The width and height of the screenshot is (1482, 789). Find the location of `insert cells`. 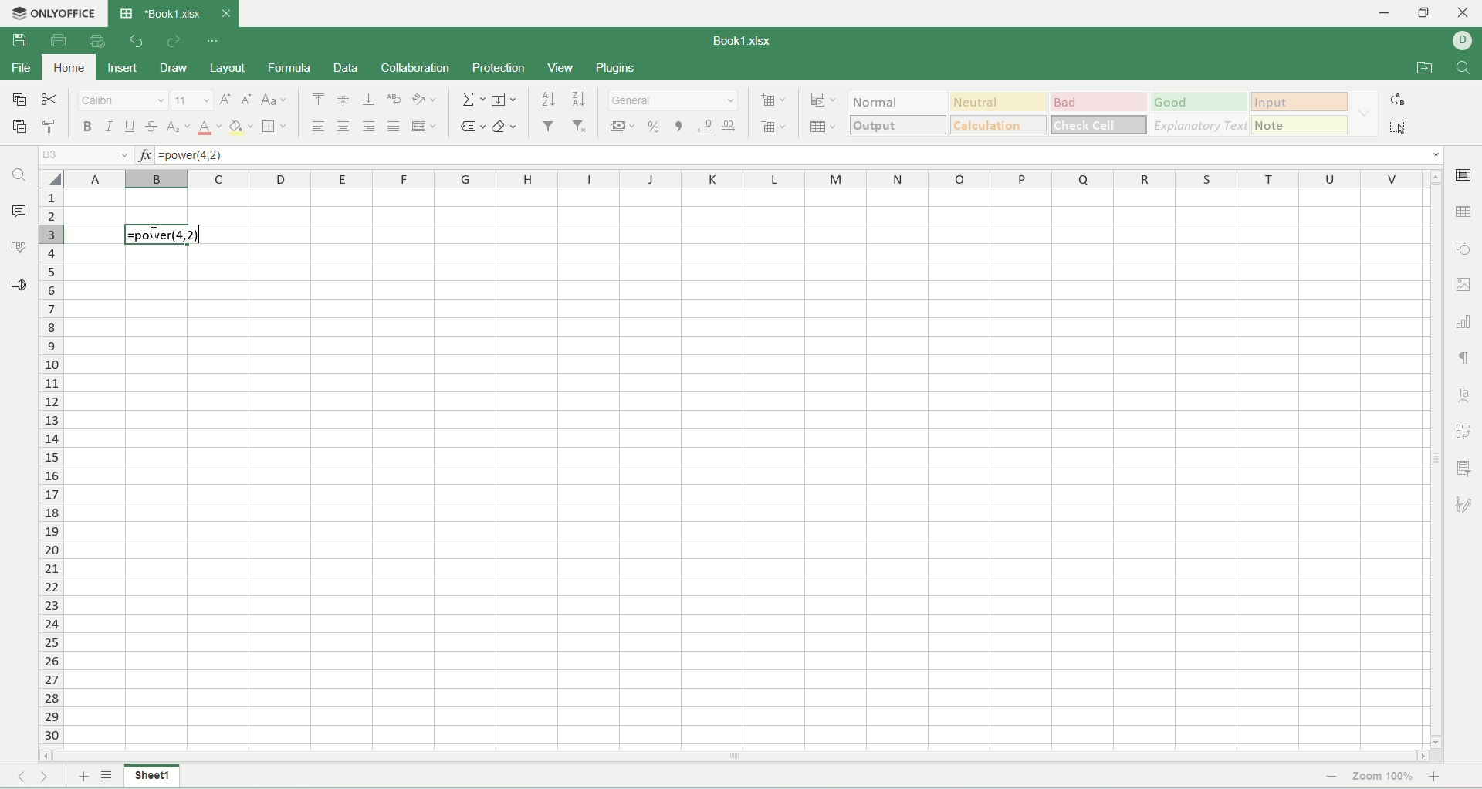

insert cells is located at coordinates (772, 101).